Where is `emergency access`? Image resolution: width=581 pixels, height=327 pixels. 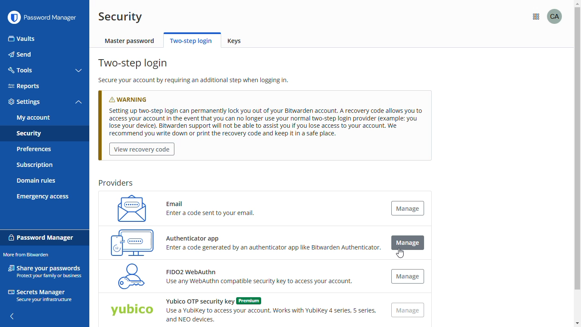 emergency access is located at coordinates (43, 197).